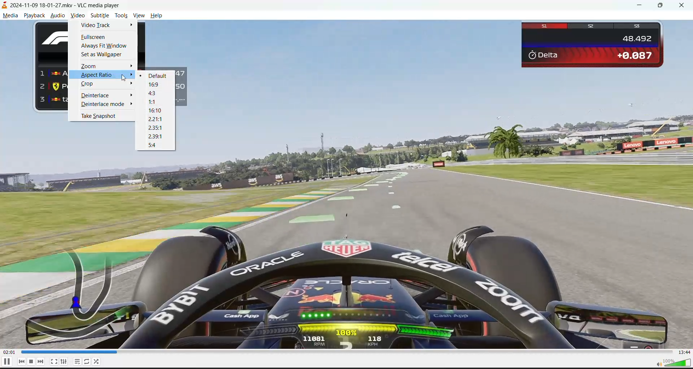 The image size is (693, 369). I want to click on media, so click(10, 16).